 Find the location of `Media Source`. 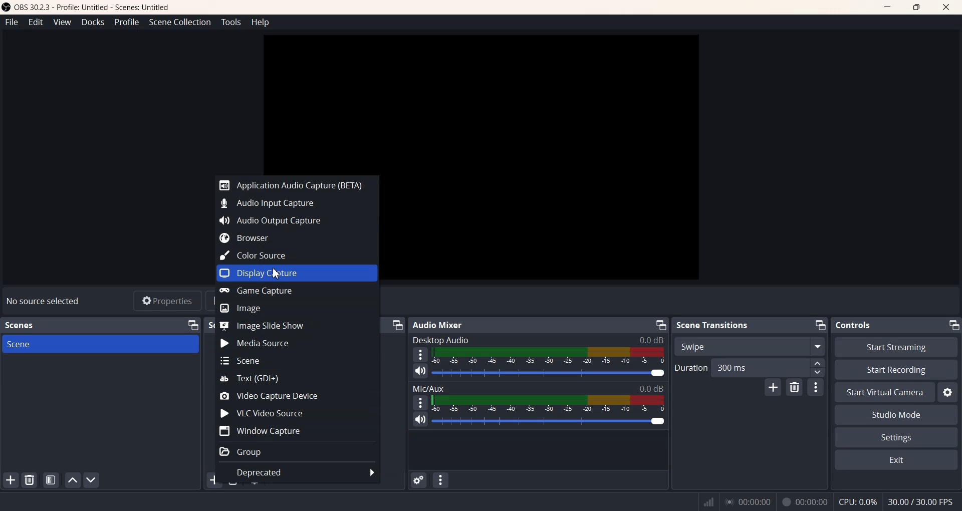

Media Source is located at coordinates (296, 343).